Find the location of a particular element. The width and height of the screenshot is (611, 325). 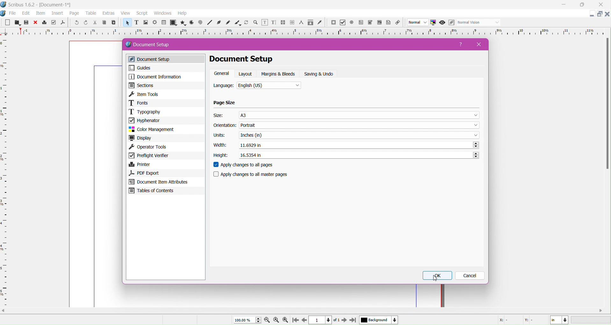

 is located at coordinates (63, 23).